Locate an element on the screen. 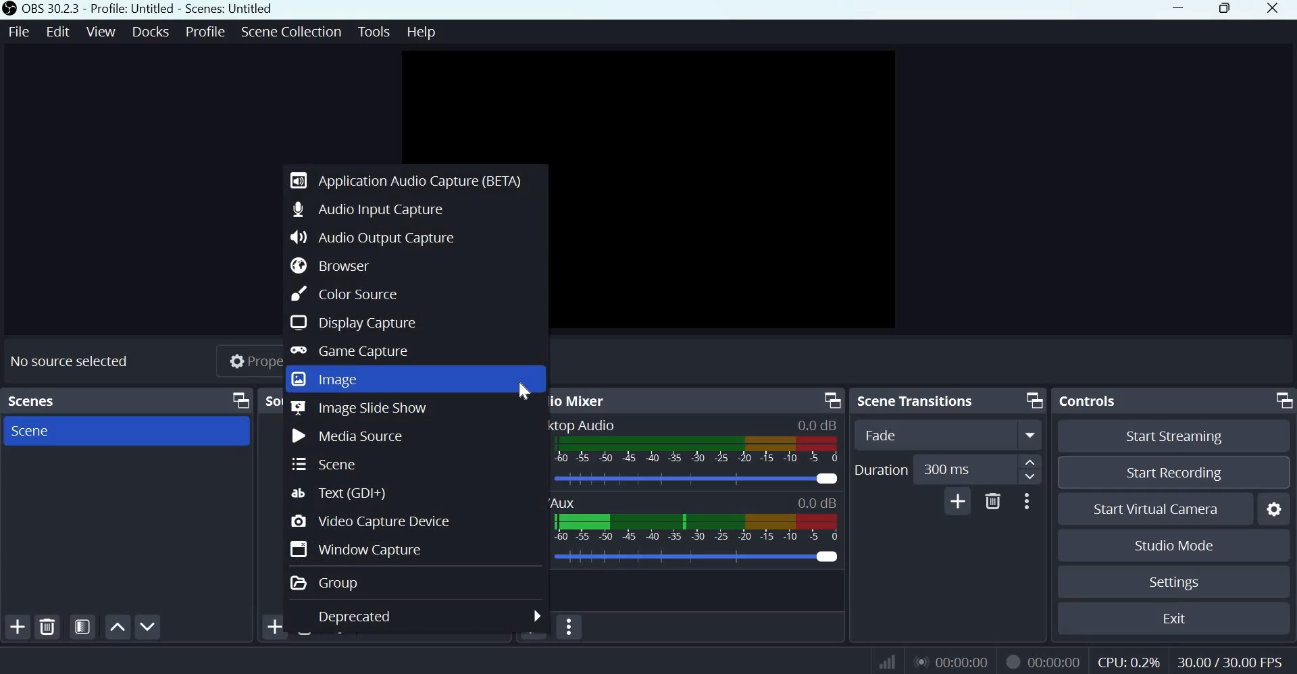 This screenshot has height=674, width=1297. Duration is located at coordinates (882, 470).